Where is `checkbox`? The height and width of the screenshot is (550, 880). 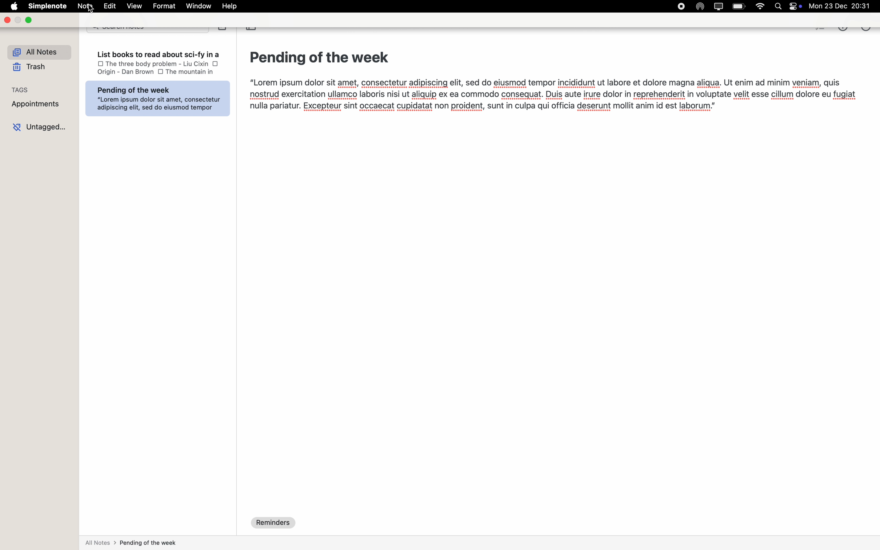
checkbox is located at coordinates (97, 64).